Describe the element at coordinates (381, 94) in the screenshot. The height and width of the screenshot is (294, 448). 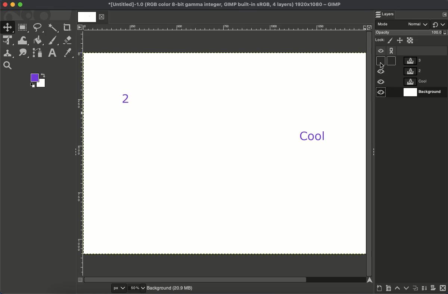
I see `Visible` at that location.